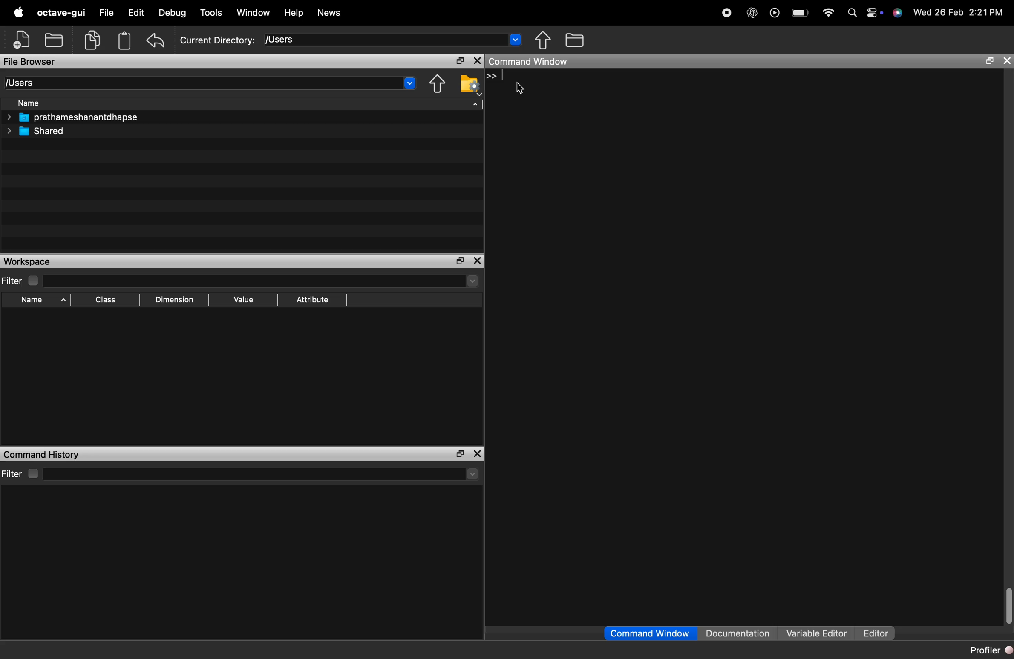  What do you see at coordinates (877, 11) in the screenshot?
I see `settings` at bounding box center [877, 11].